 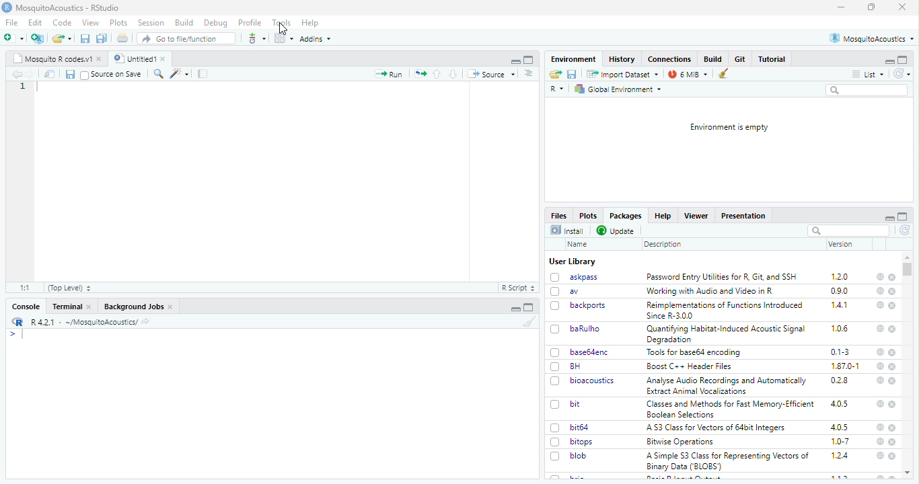 I want to click on close, so click(x=893, y=381).